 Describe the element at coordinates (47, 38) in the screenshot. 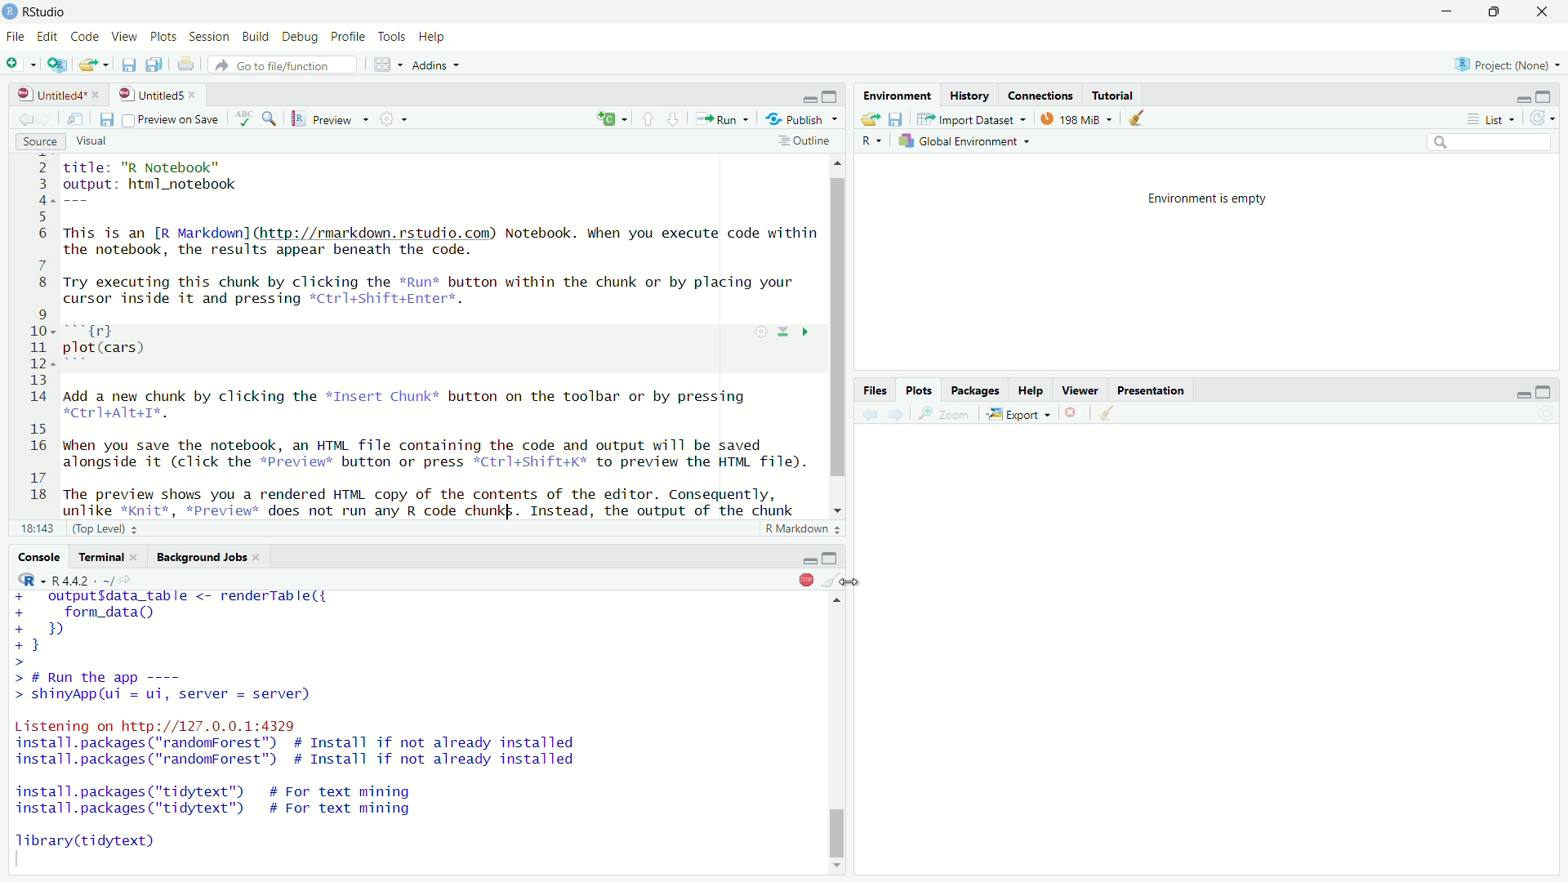

I see `Edit` at that location.